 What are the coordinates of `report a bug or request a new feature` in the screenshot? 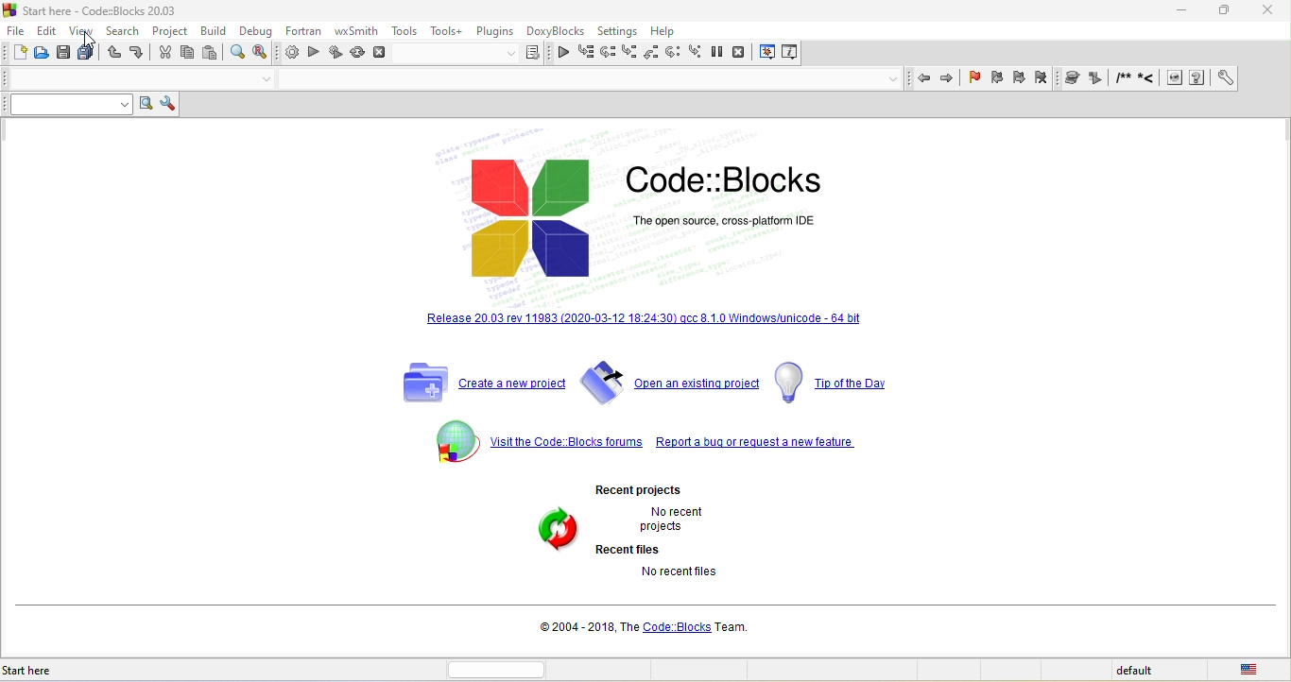 It's located at (758, 446).